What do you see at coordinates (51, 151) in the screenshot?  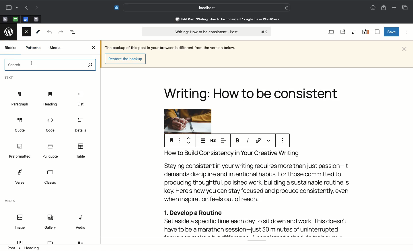 I see `Pullquote` at bounding box center [51, 151].